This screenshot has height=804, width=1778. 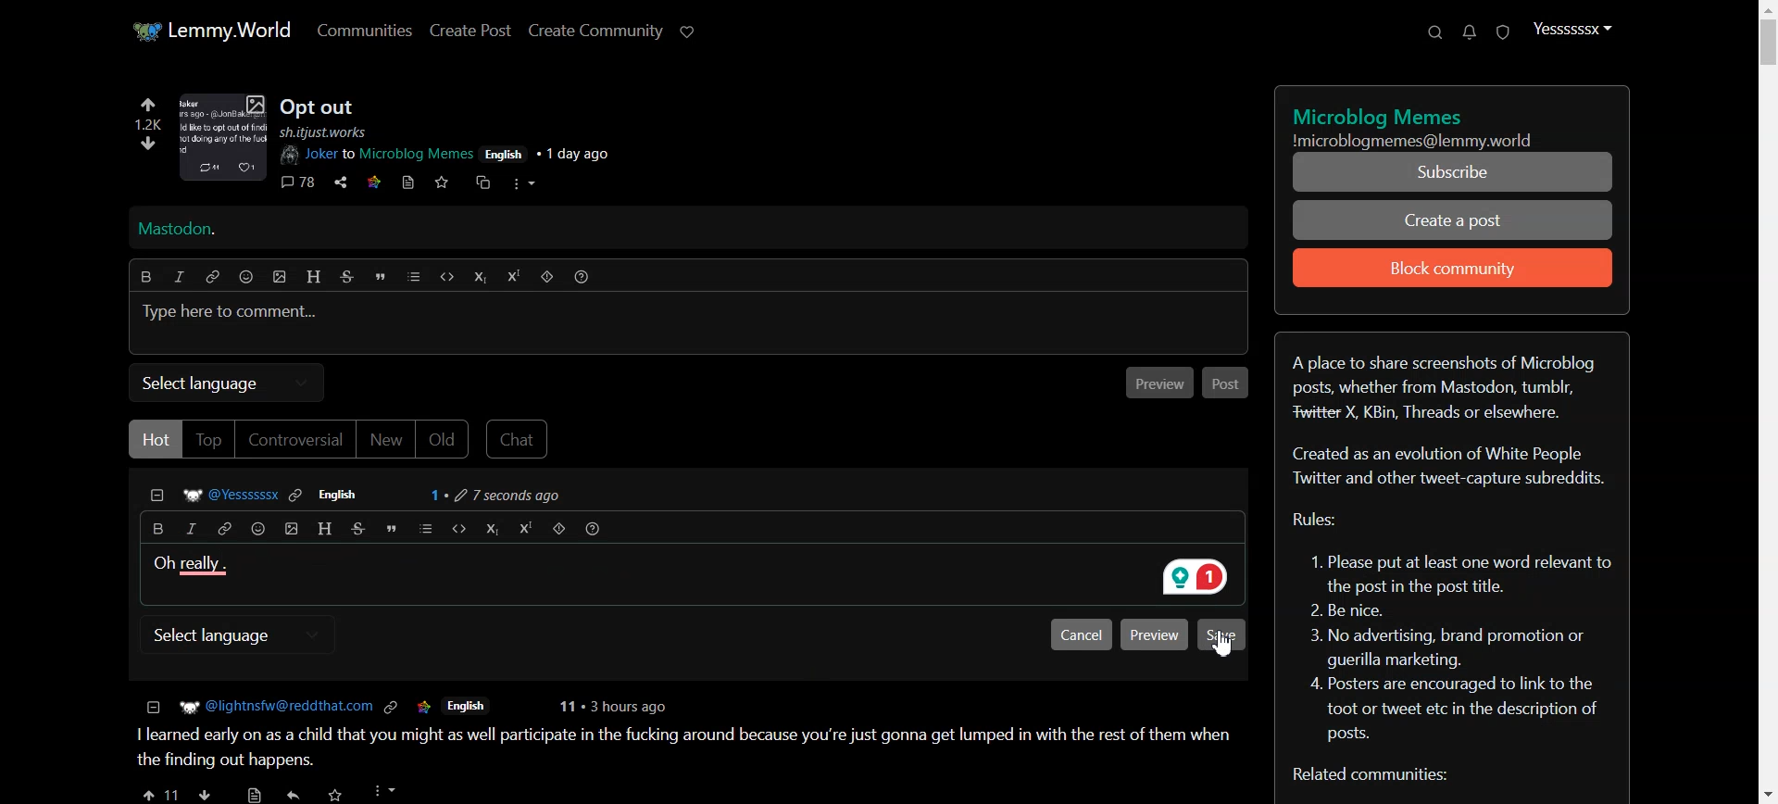 I want to click on Search, so click(x=1436, y=31).